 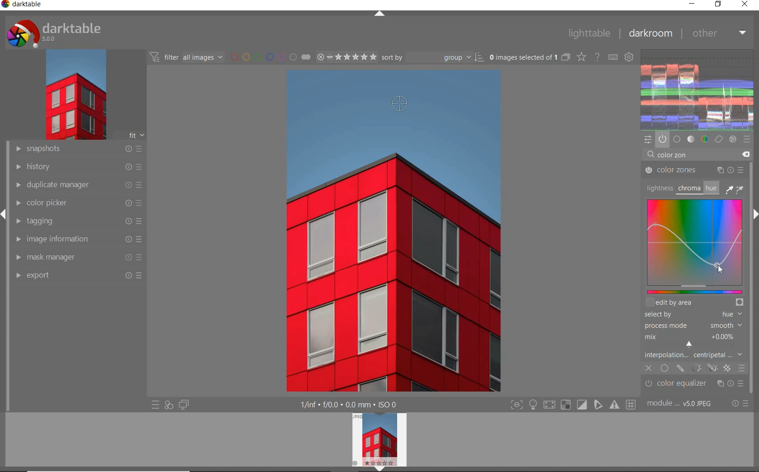 What do you see at coordinates (662, 139) in the screenshot?
I see `show only active modules` at bounding box center [662, 139].